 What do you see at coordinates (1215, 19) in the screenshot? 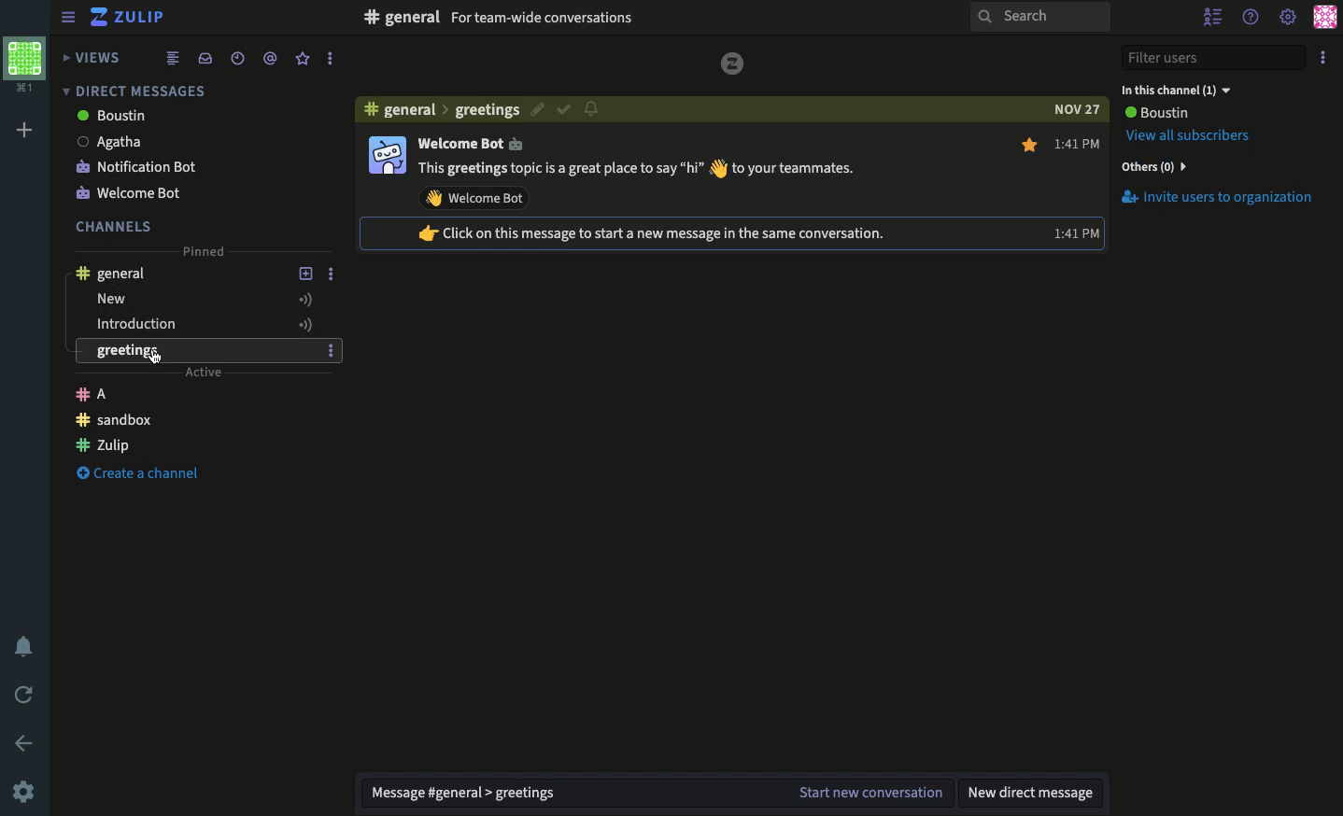
I see `Hide users list` at bounding box center [1215, 19].